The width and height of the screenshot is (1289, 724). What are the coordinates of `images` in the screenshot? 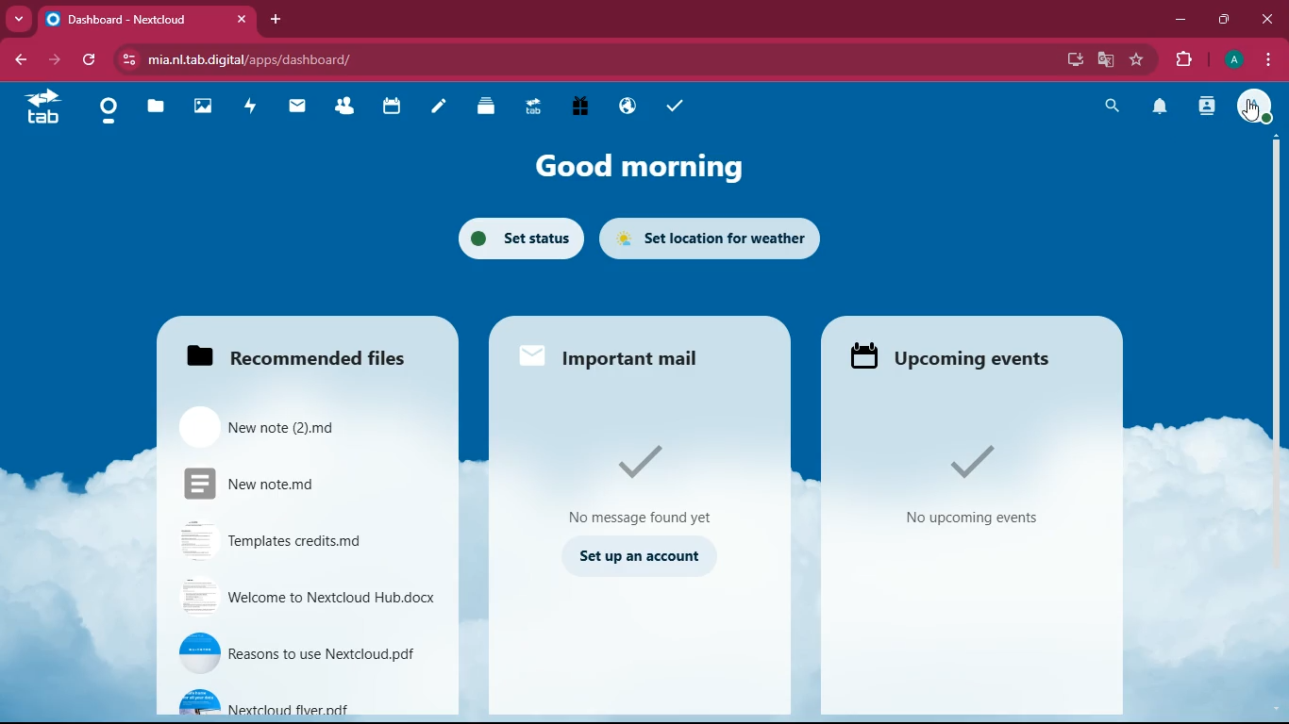 It's located at (201, 107).